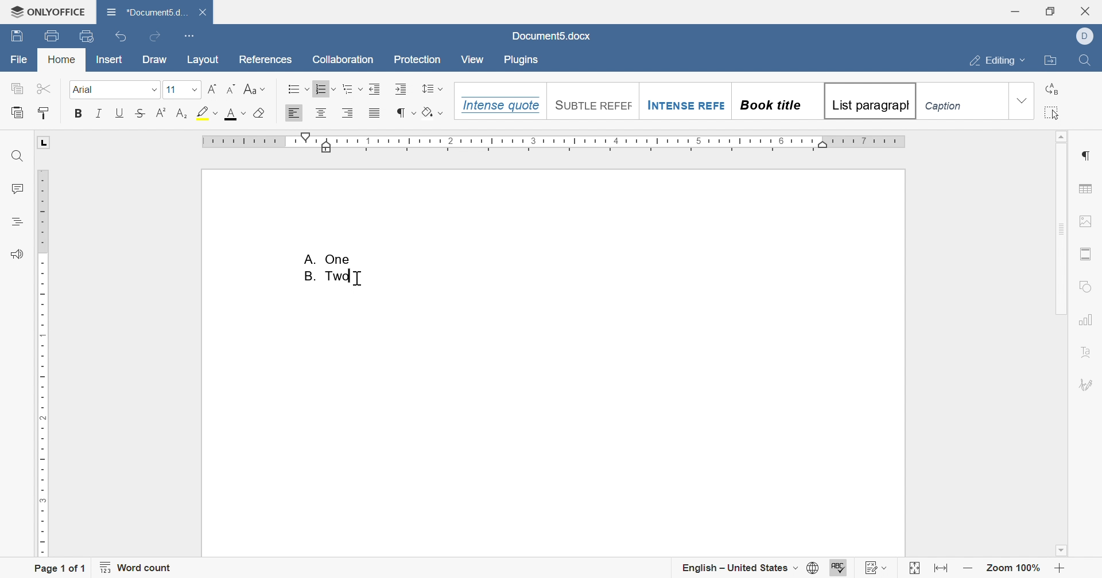 Image resolution: width=1102 pixels, height=578 pixels. Describe the element at coordinates (99, 113) in the screenshot. I see `Italic` at that location.